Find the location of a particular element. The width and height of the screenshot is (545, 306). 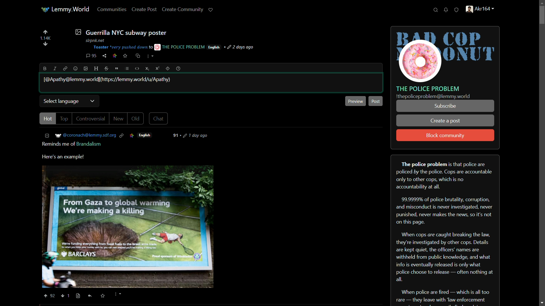

days  is located at coordinates (193, 135).